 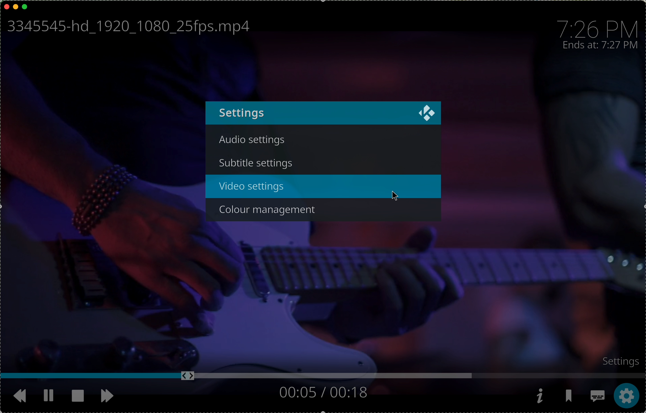 I want to click on minimise, so click(x=16, y=6).